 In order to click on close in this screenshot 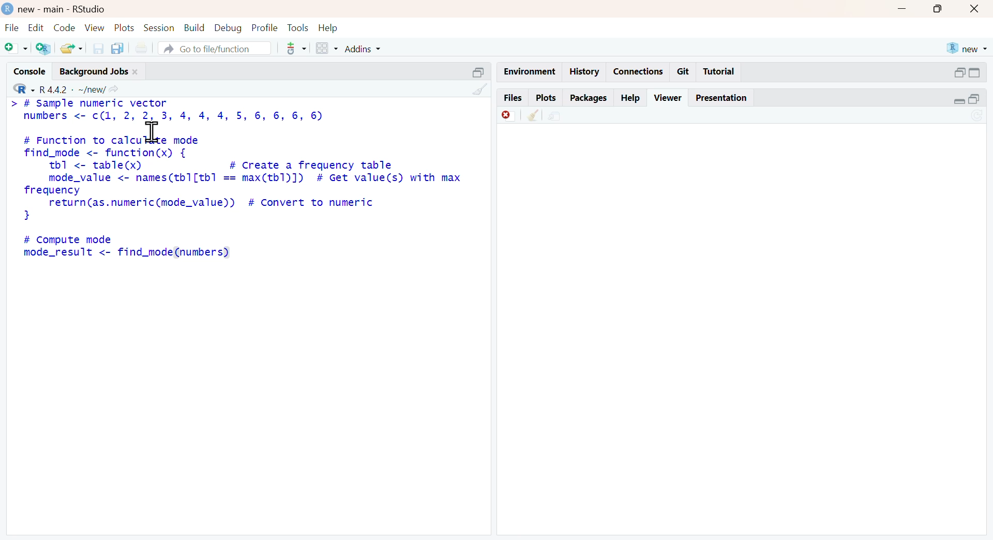, I will do `click(136, 72)`.